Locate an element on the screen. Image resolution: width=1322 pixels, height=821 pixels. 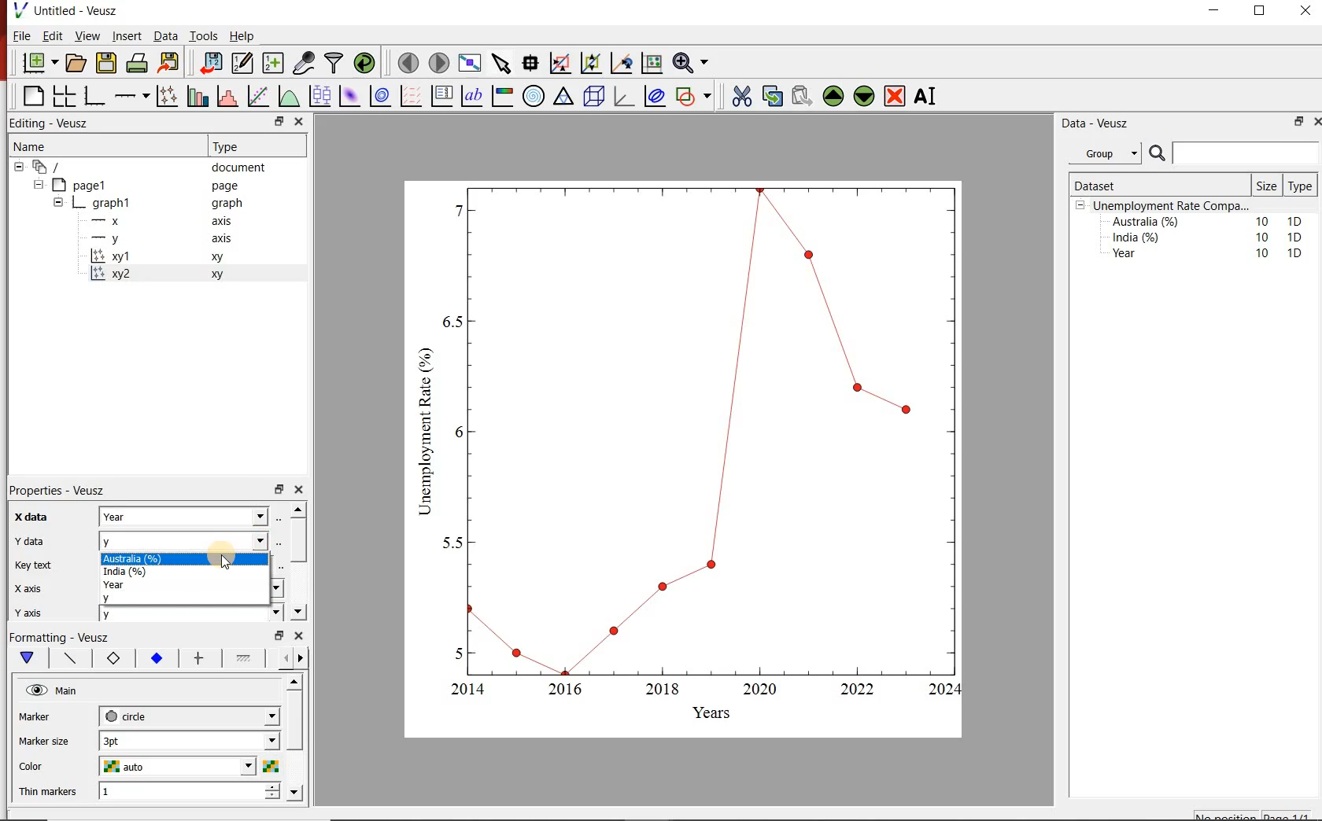
increase is located at coordinates (275, 786).